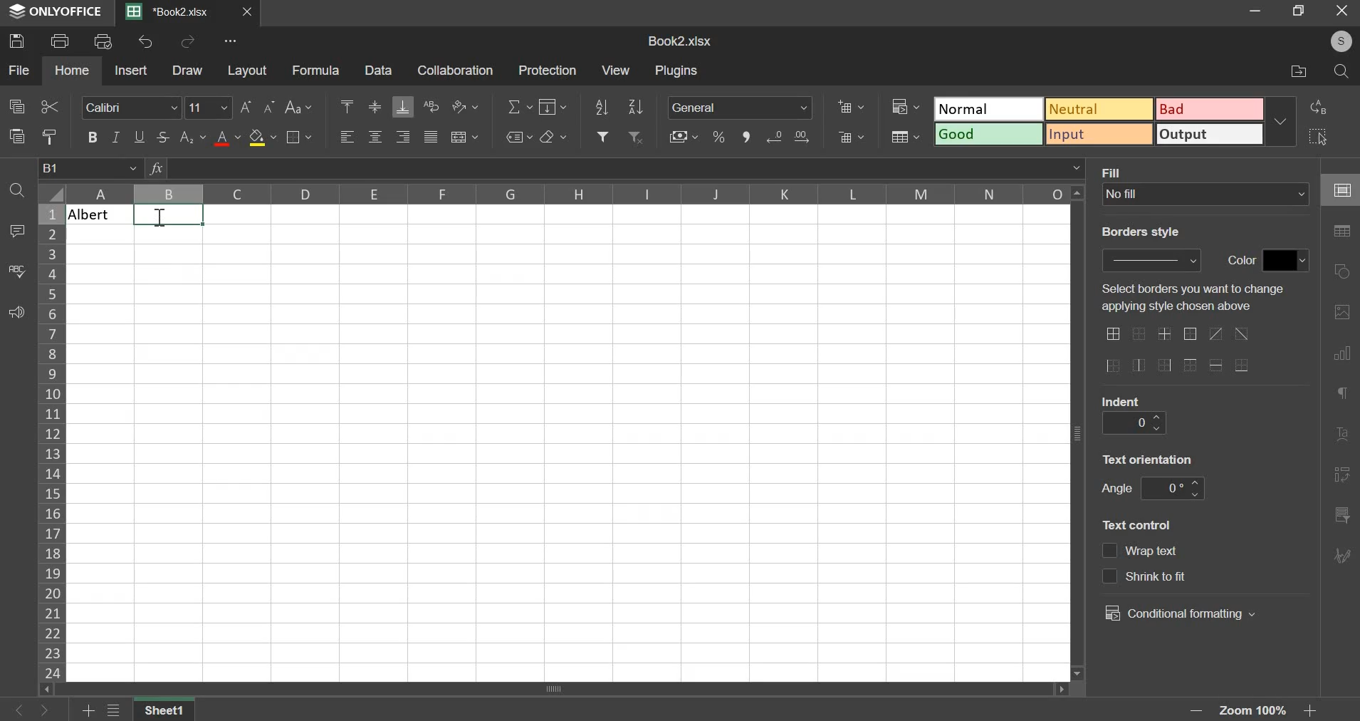  I want to click on fill, so click(552, 107).